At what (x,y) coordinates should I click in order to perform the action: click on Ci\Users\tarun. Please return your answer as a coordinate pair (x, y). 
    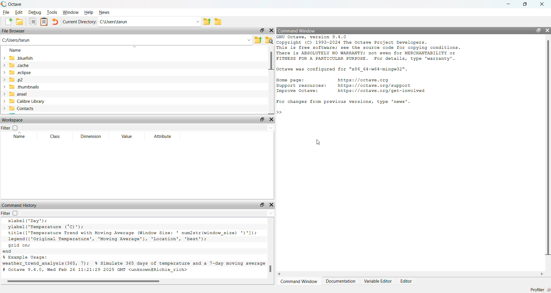
    Looking at the image, I should click on (129, 22).